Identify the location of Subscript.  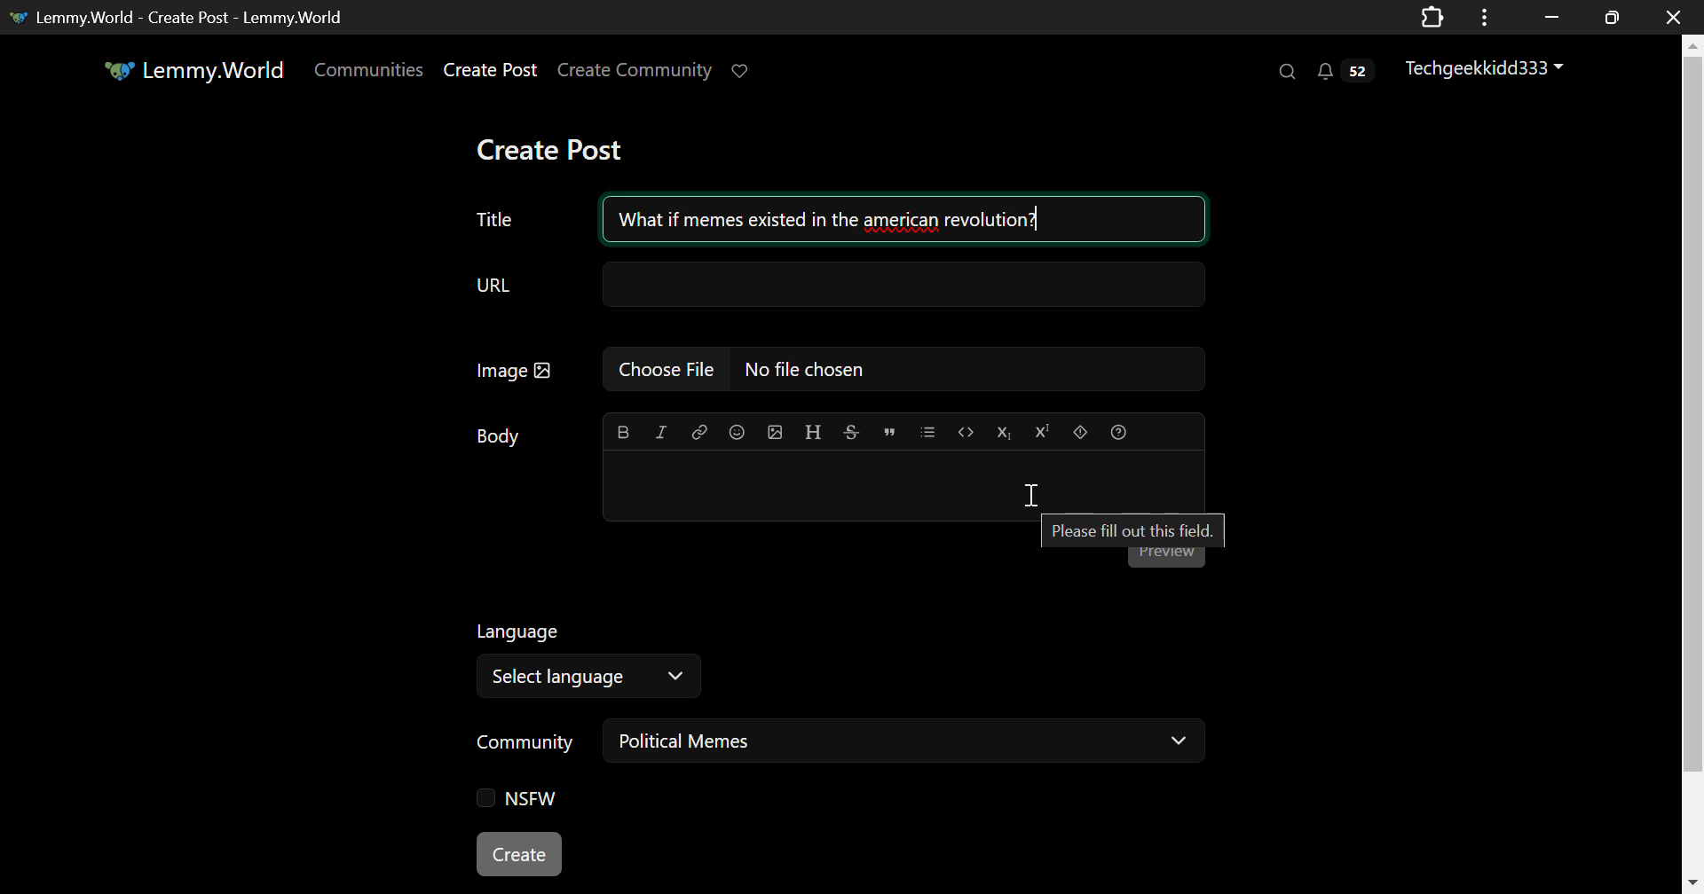
(1006, 432).